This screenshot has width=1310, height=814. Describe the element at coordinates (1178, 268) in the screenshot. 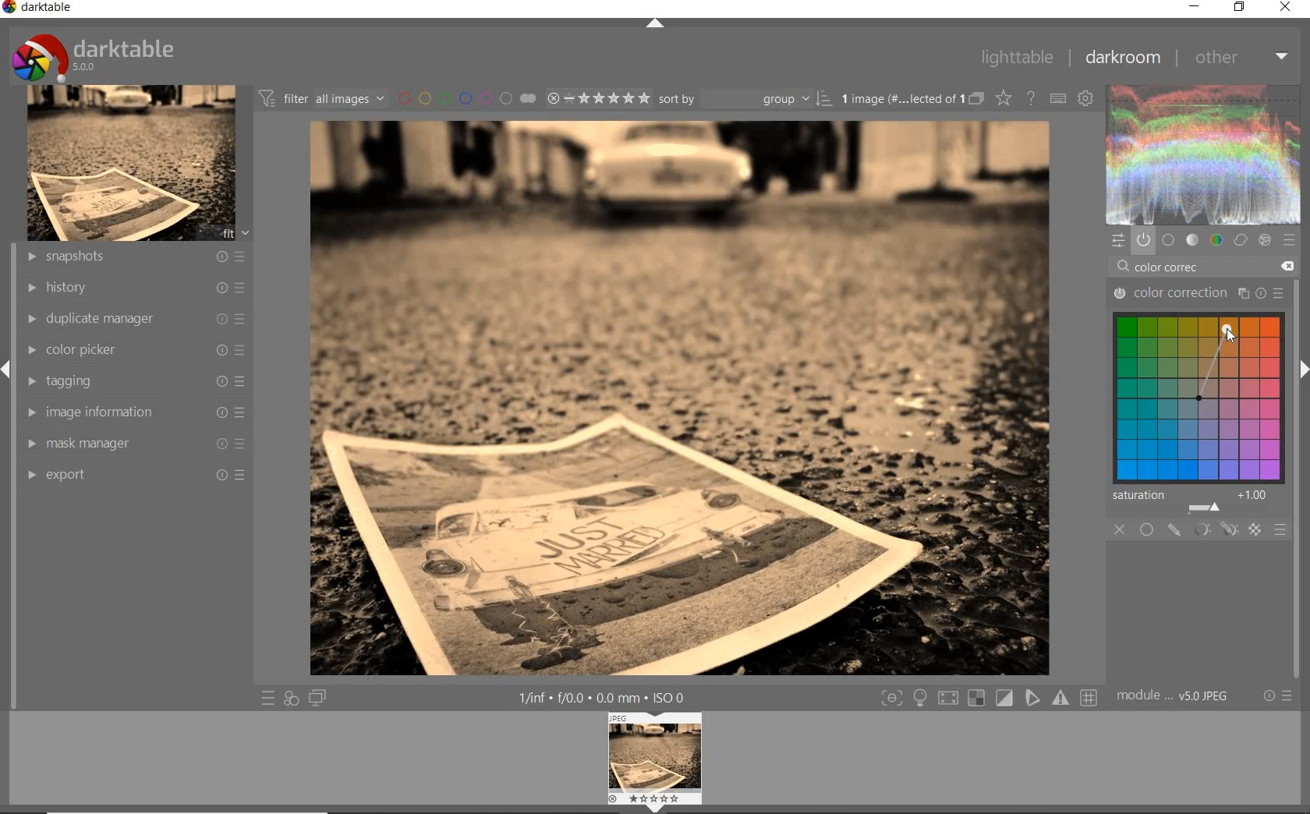

I see `color correc` at that location.